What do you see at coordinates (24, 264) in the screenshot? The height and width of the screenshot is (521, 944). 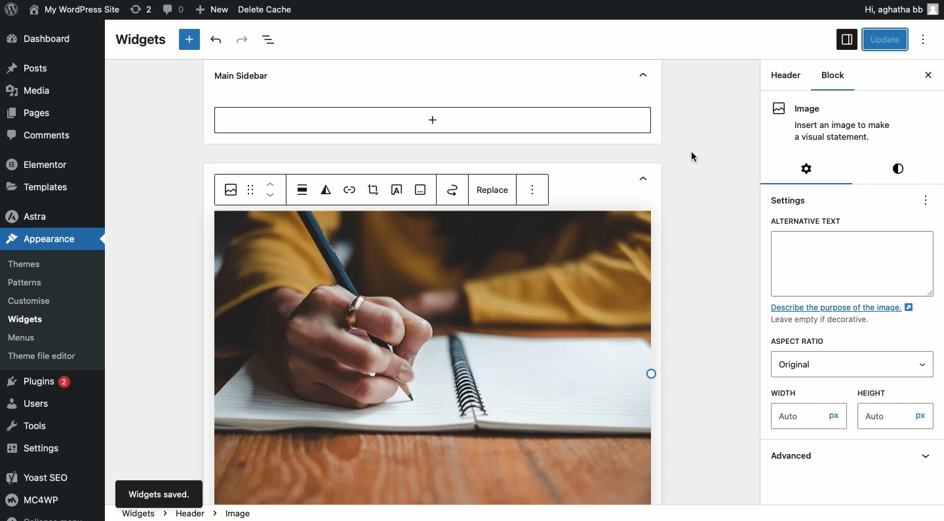 I see `Themes` at bounding box center [24, 264].